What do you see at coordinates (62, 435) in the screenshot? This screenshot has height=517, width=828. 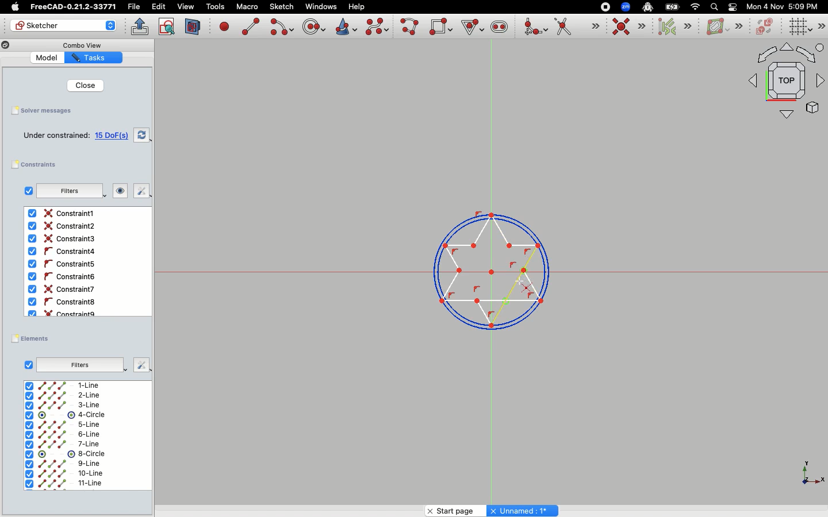 I see `6-line` at bounding box center [62, 435].